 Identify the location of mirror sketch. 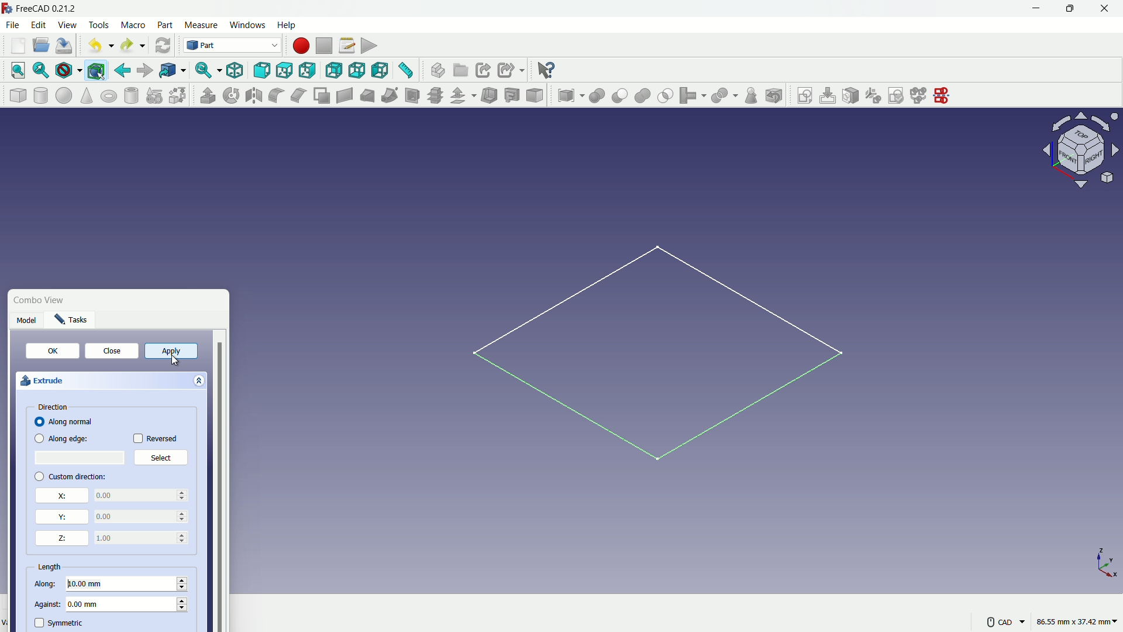
(946, 95).